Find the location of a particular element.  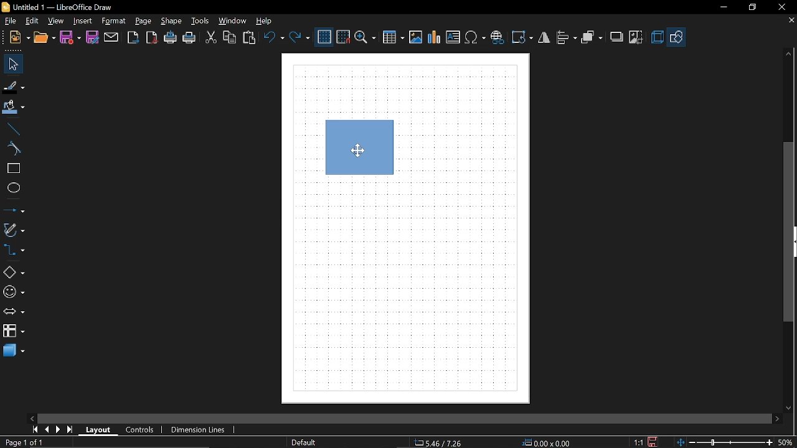

Page is located at coordinates (145, 21).